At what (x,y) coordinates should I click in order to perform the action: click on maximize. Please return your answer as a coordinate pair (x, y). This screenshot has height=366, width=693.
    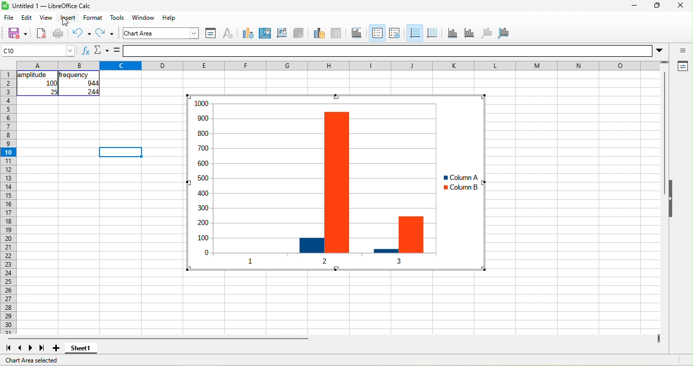
    Looking at the image, I should click on (655, 7).